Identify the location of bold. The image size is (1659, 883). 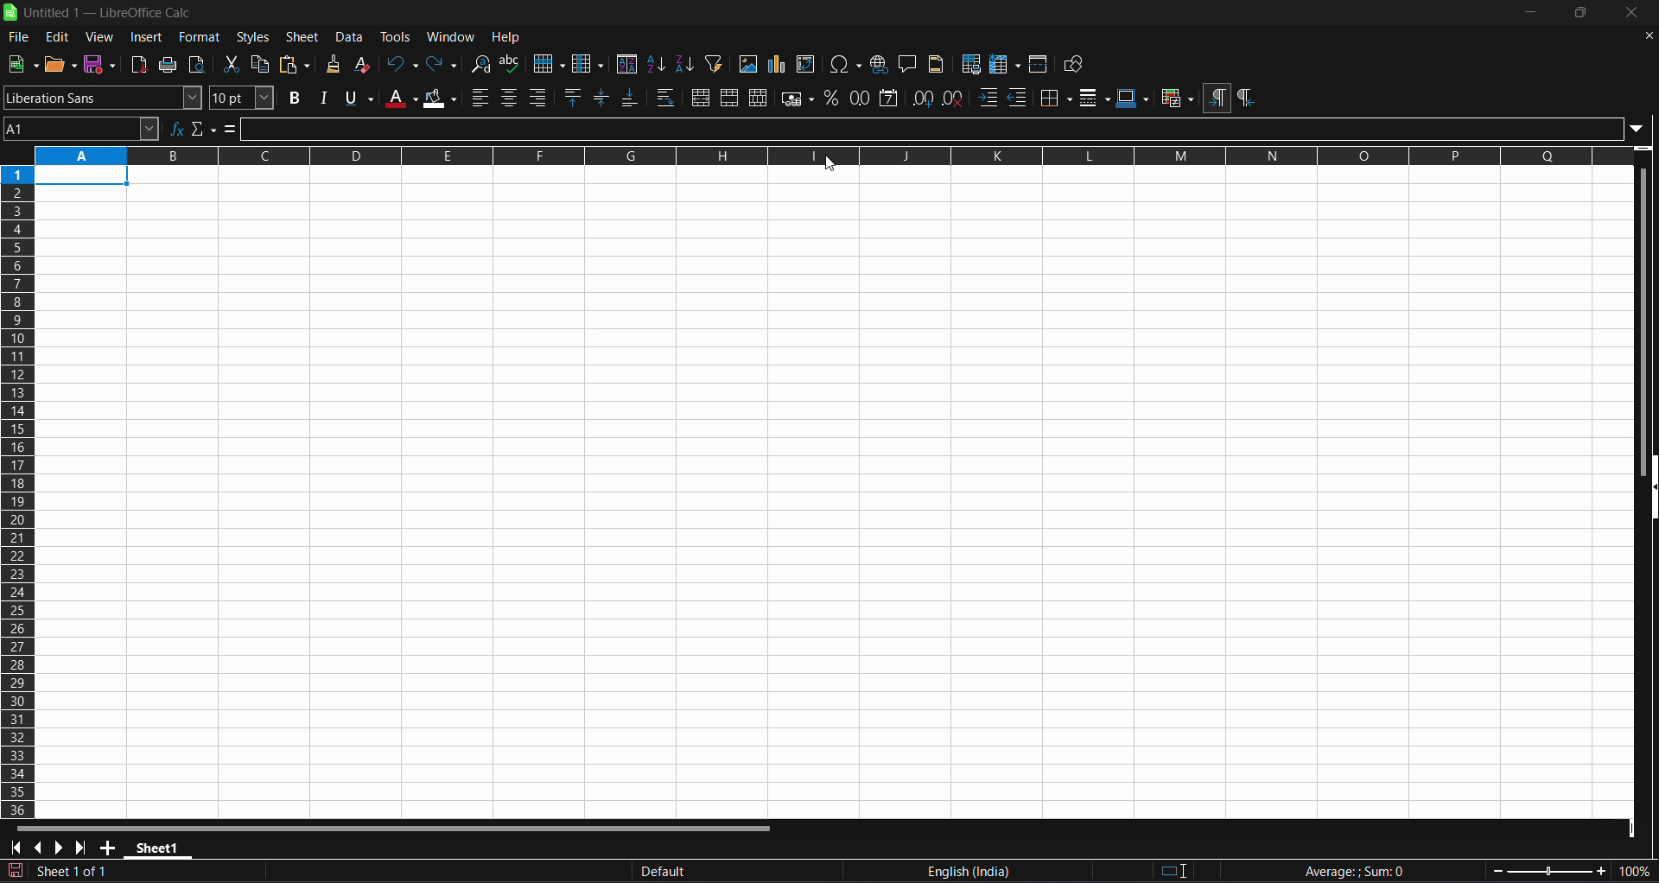
(296, 98).